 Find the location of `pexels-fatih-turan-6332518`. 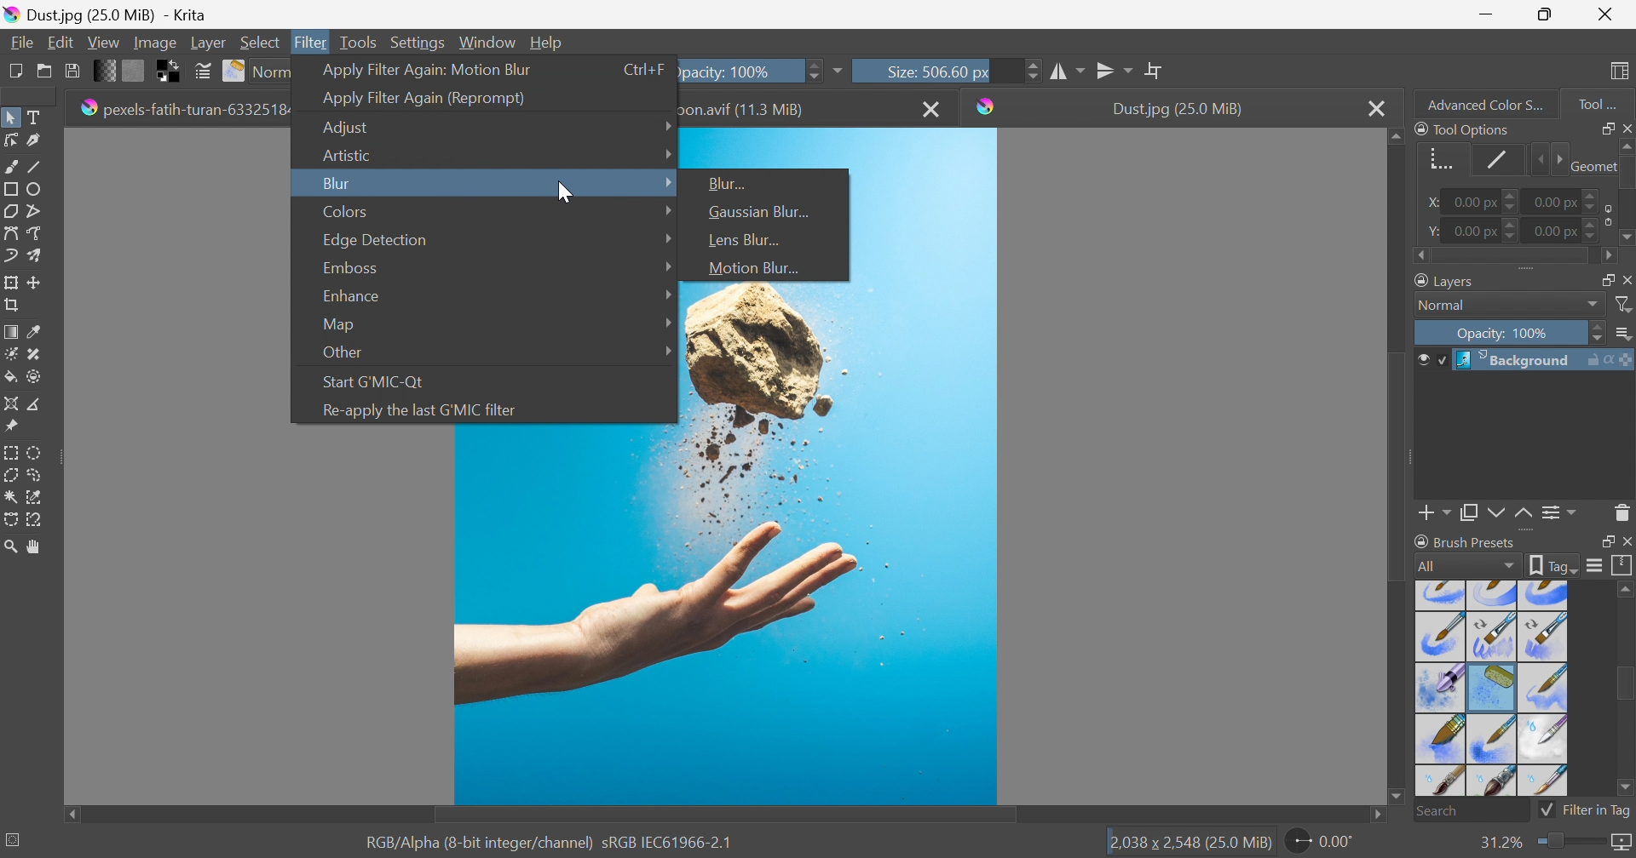

pexels-fatih-turan-6332518 is located at coordinates (182, 107).